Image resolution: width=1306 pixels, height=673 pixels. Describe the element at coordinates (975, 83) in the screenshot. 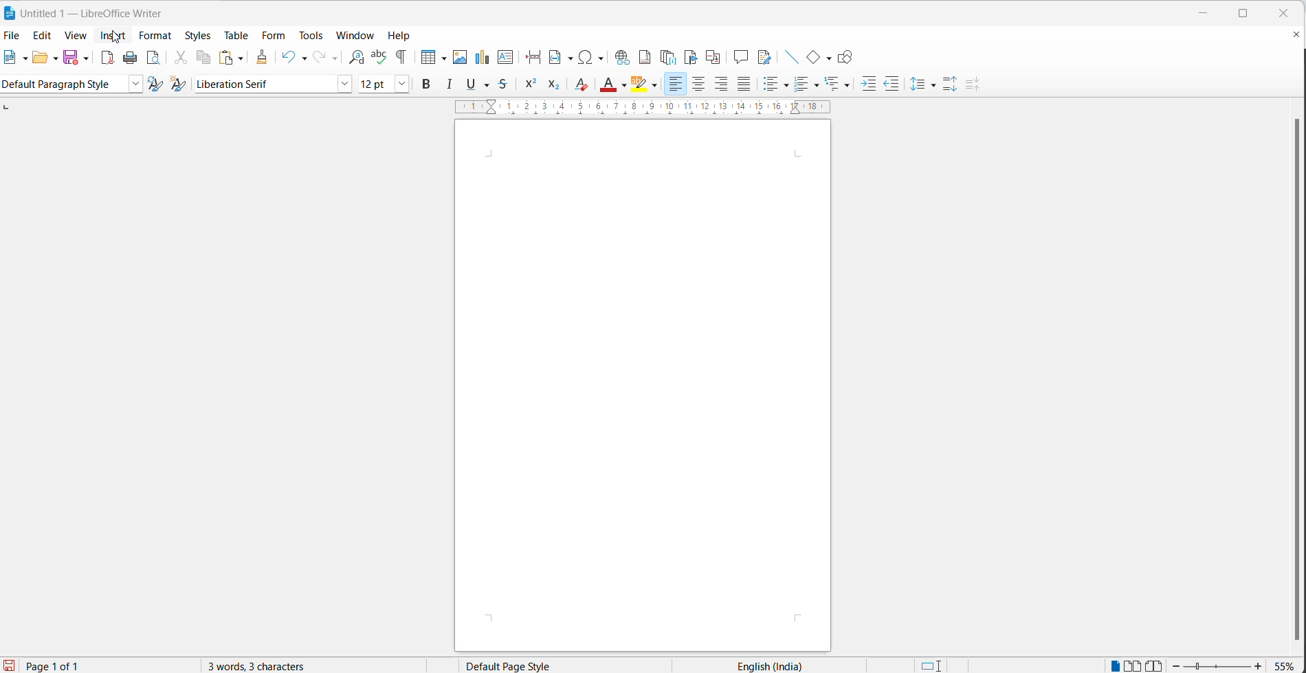

I see `decrease paragraph spacing` at that location.